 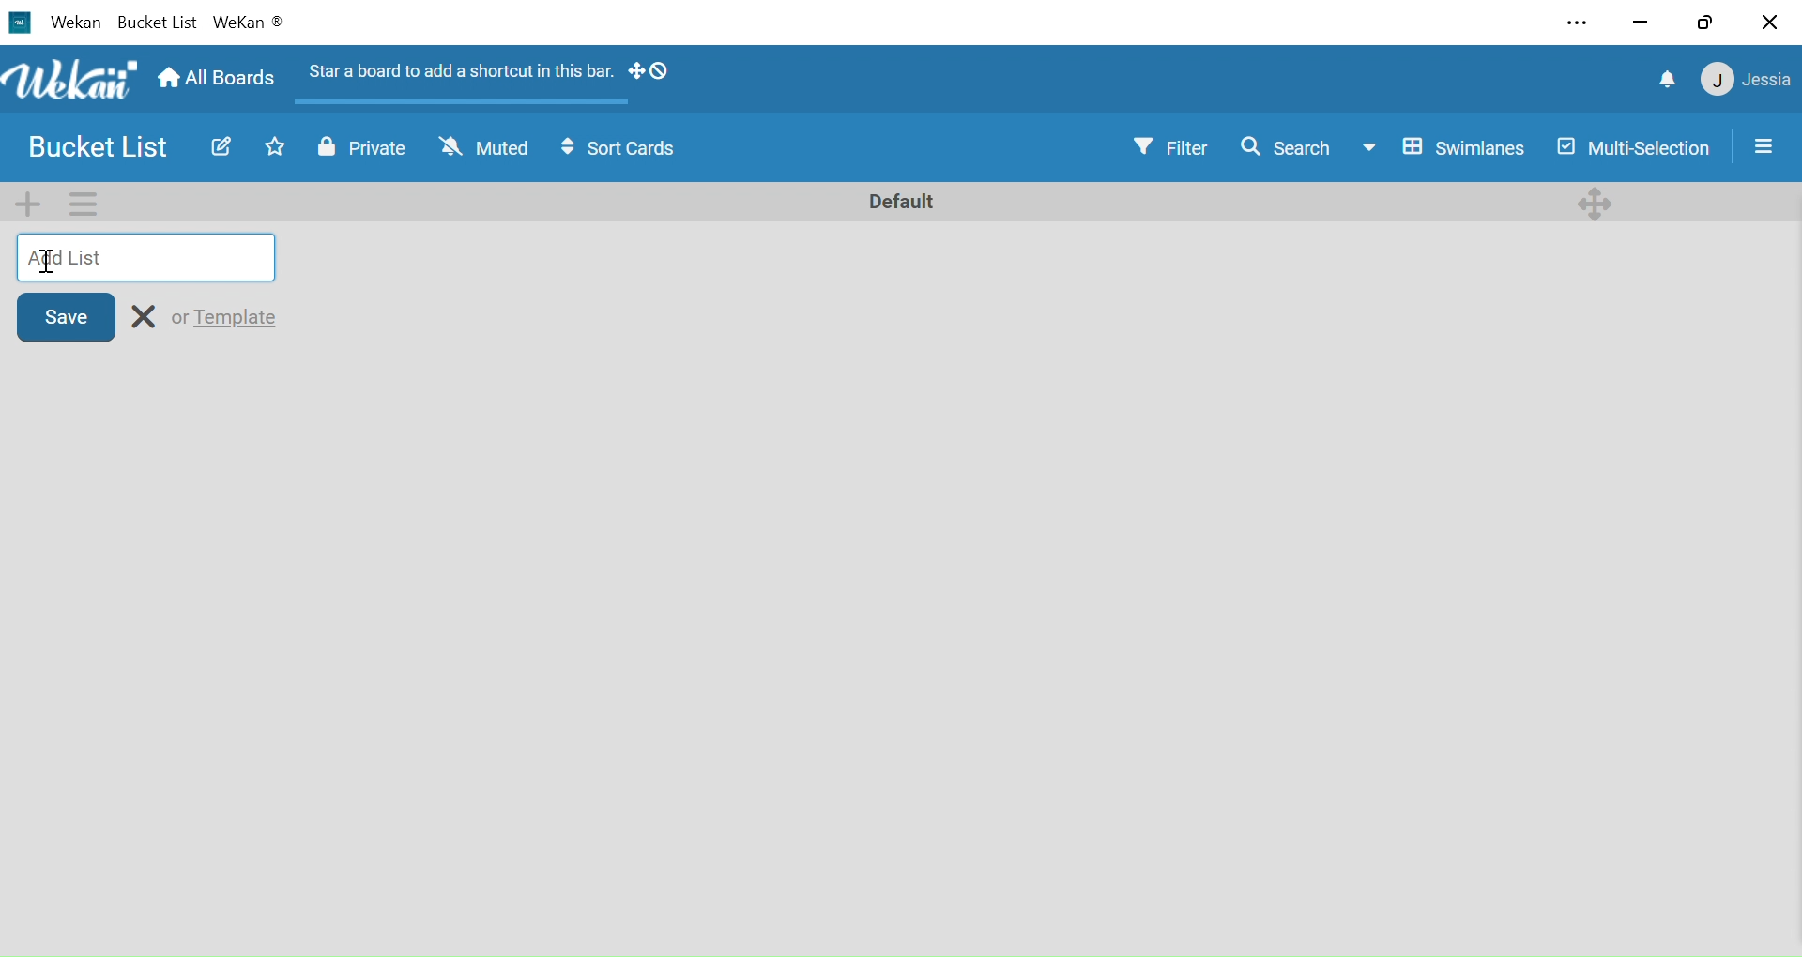 I want to click on Add Swimlanes, so click(x=32, y=203).